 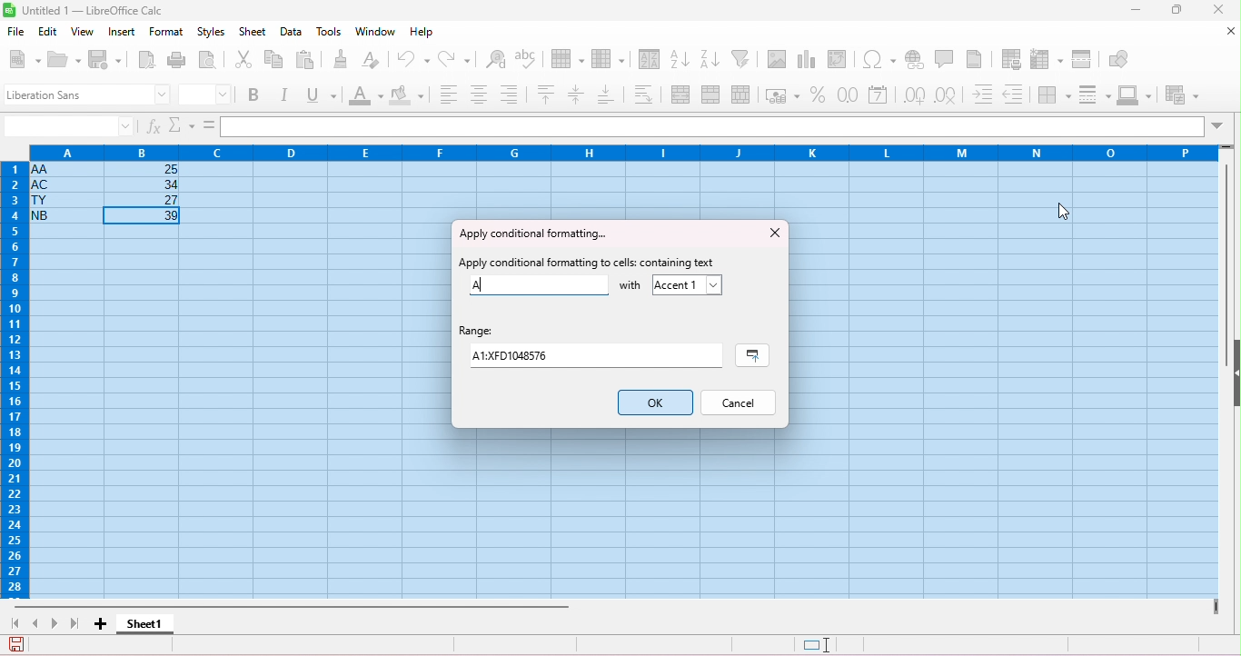 I want to click on header and footer, so click(x=976, y=58).